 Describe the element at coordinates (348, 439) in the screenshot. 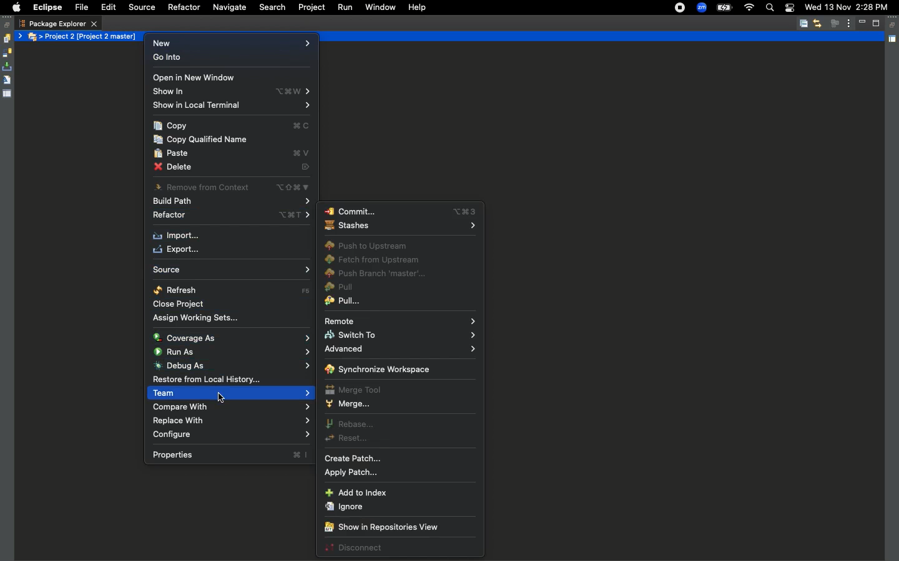

I see `Reset` at that location.